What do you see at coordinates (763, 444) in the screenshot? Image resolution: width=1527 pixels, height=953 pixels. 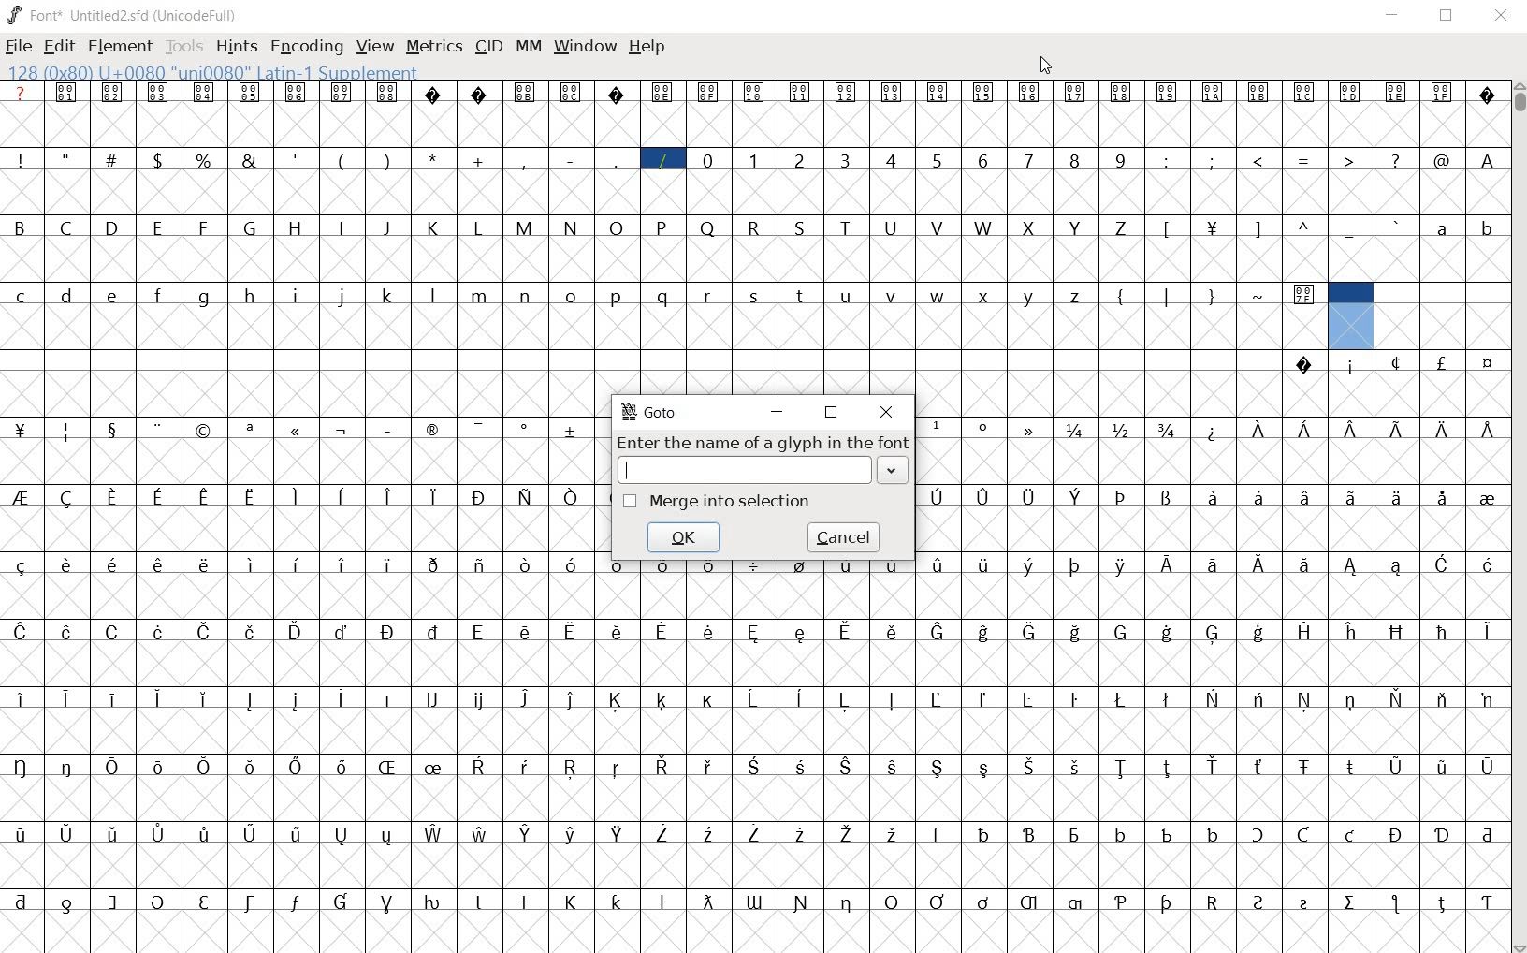 I see `Enter the name of a glyph in the font` at bounding box center [763, 444].